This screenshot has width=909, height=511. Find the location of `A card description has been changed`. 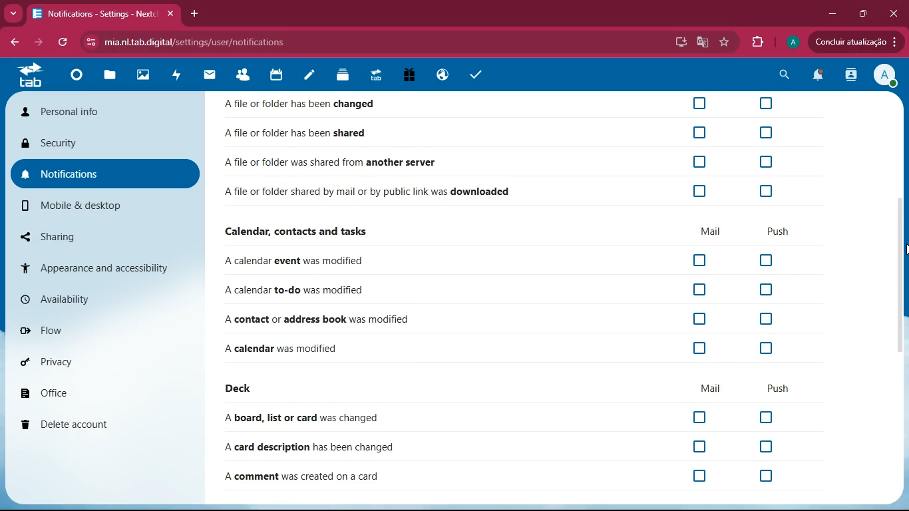

A card description has been changed is located at coordinates (309, 447).